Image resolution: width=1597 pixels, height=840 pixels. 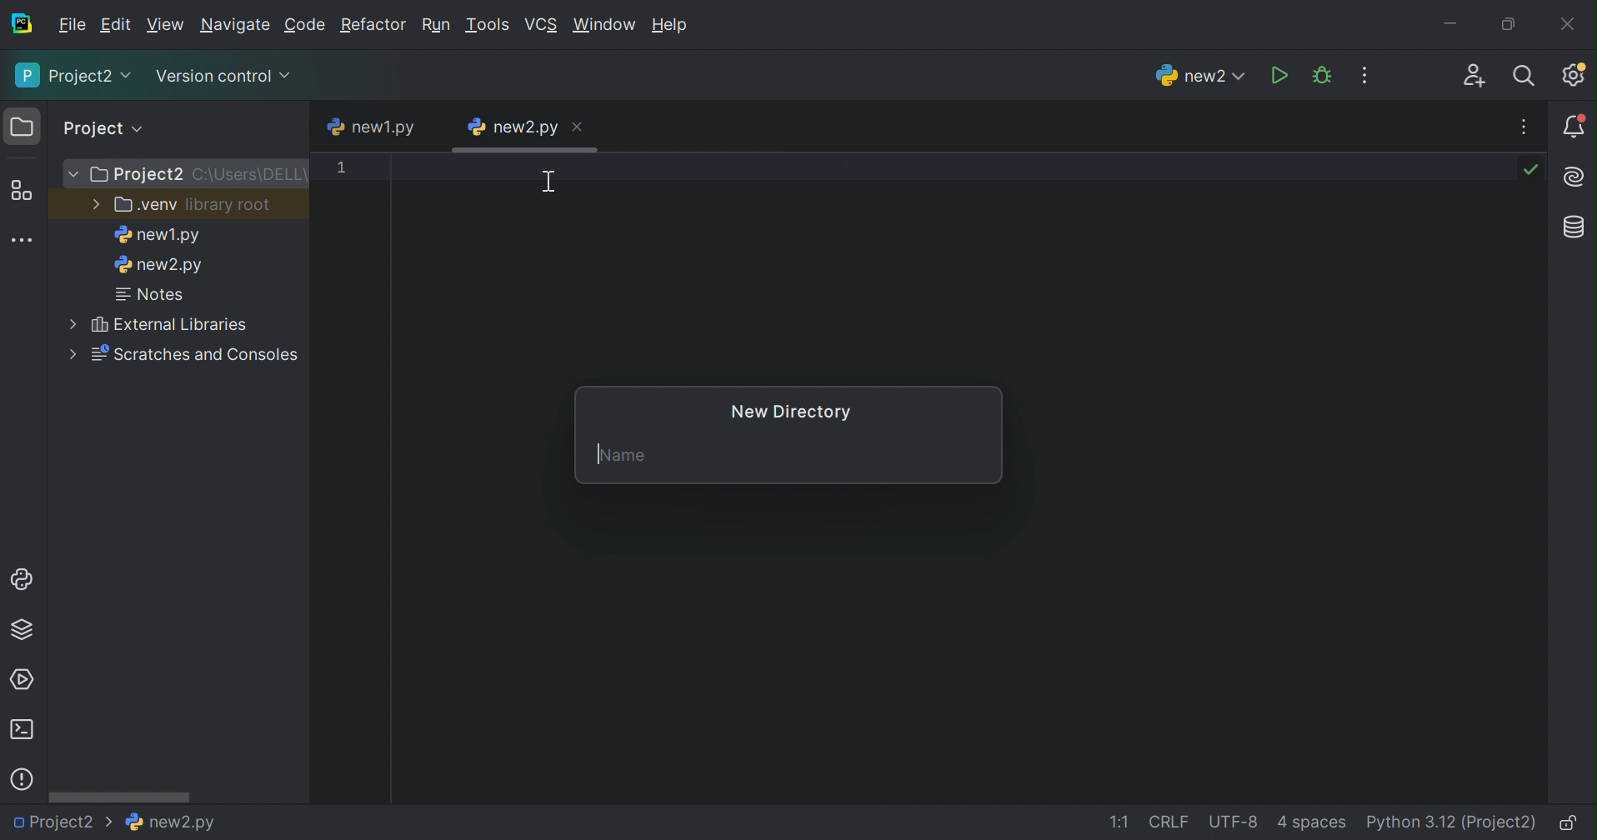 What do you see at coordinates (1233, 823) in the screenshot?
I see `UTF-8` at bounding box center [1233, 823].